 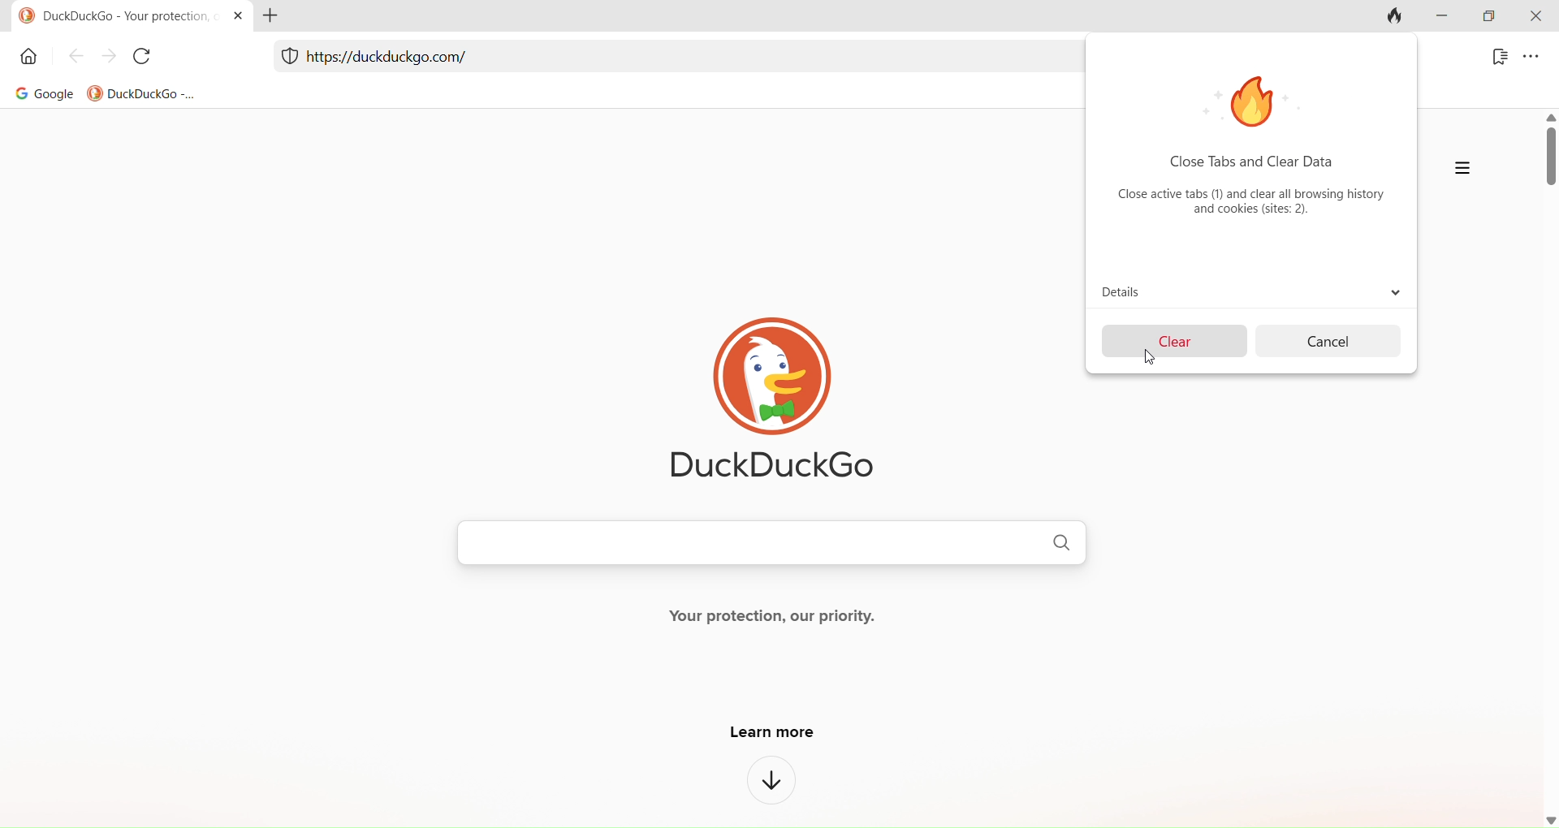 I want to click on DuckDuckGo, so click(x=793, y=400).